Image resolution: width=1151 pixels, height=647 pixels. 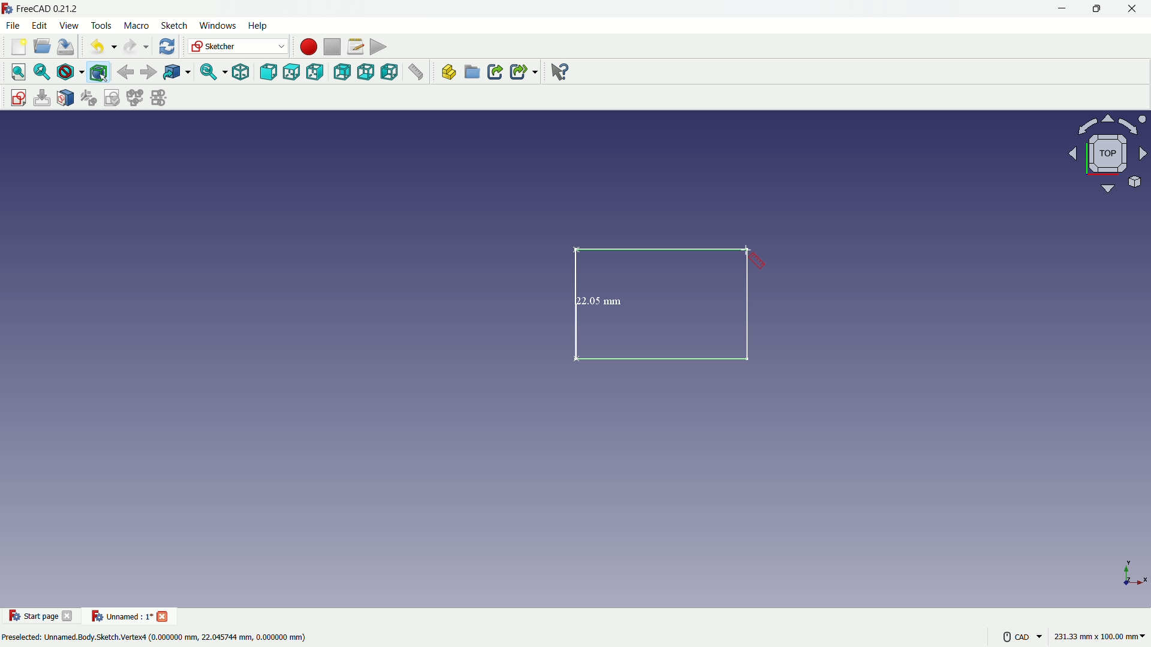 What do you see at coordinates (100, 72) in the screenshot?
I see `bounding box` at bounding box center [100, 72].